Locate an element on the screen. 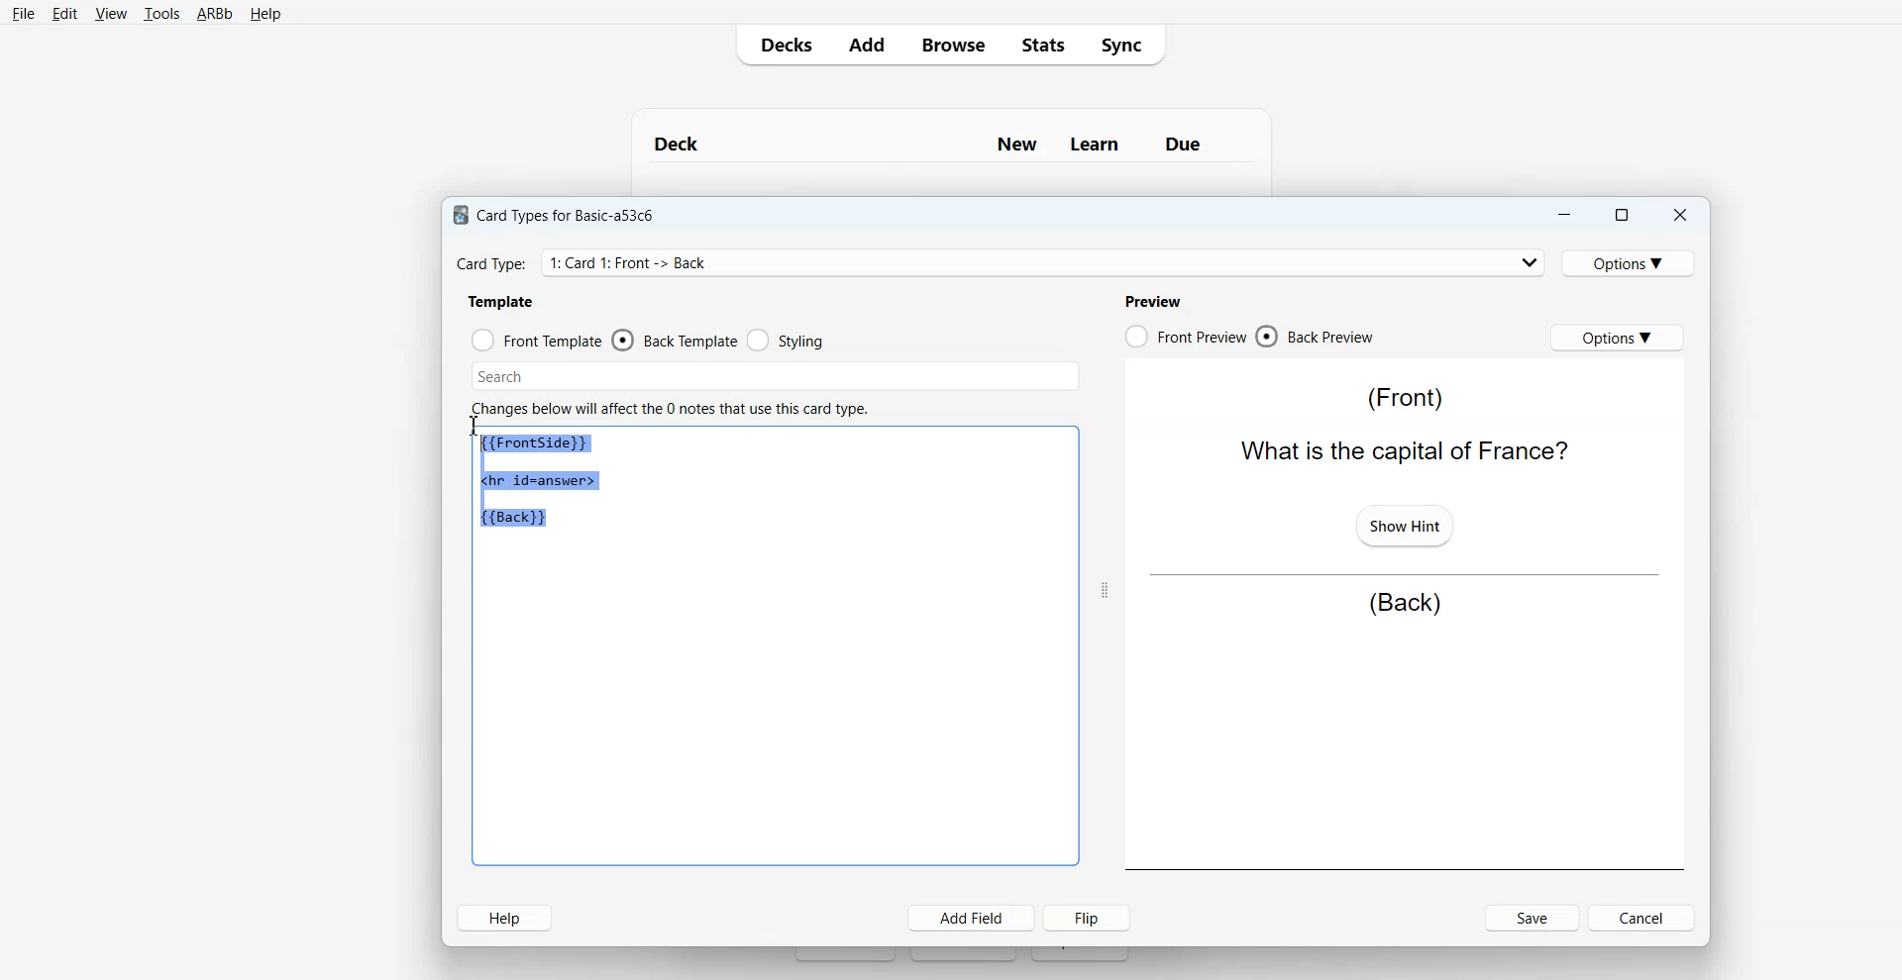 The width and height of the screenshot is (1902, 980). ARBb is located at coordinates (213, 15).